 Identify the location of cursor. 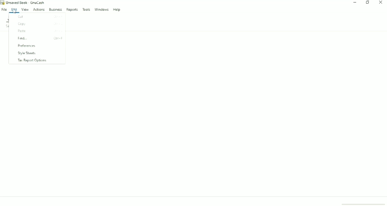
(15, 11).